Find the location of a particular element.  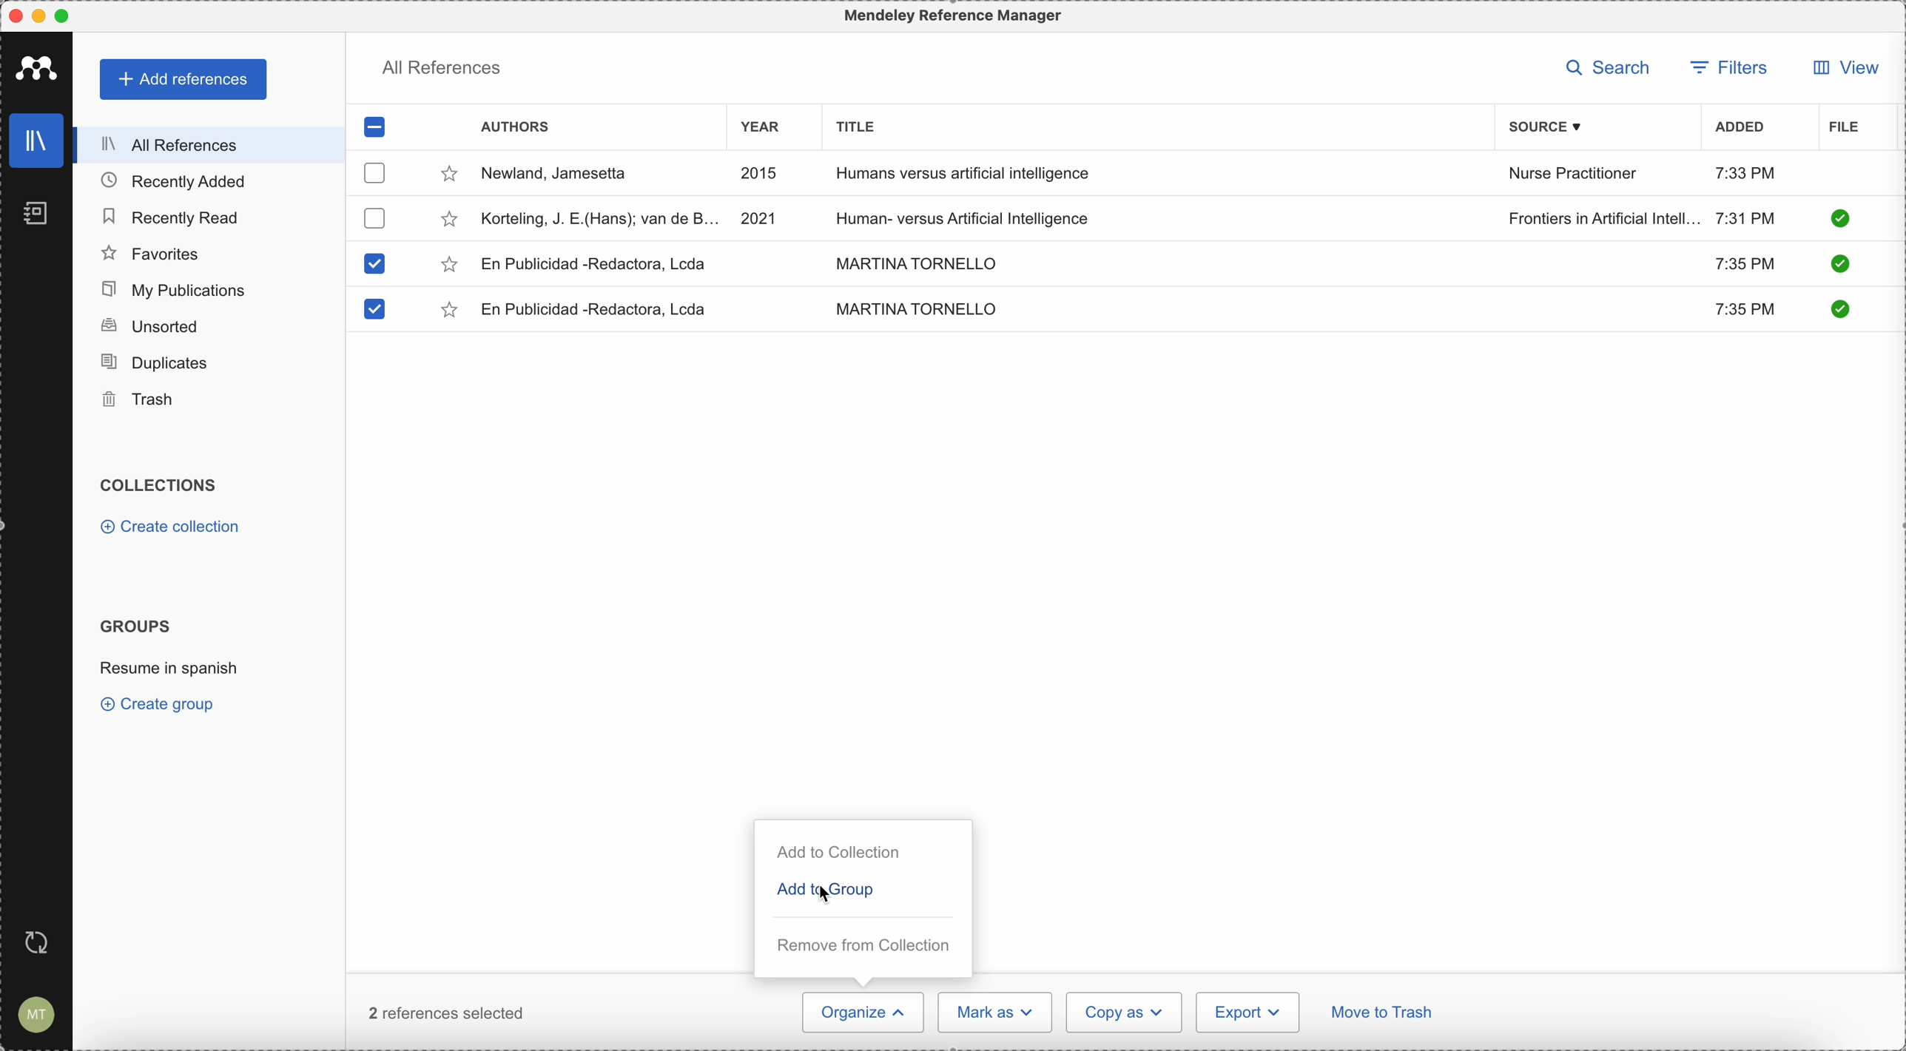

Humans versus artificial intelligence is located at coordinates (964, 175).